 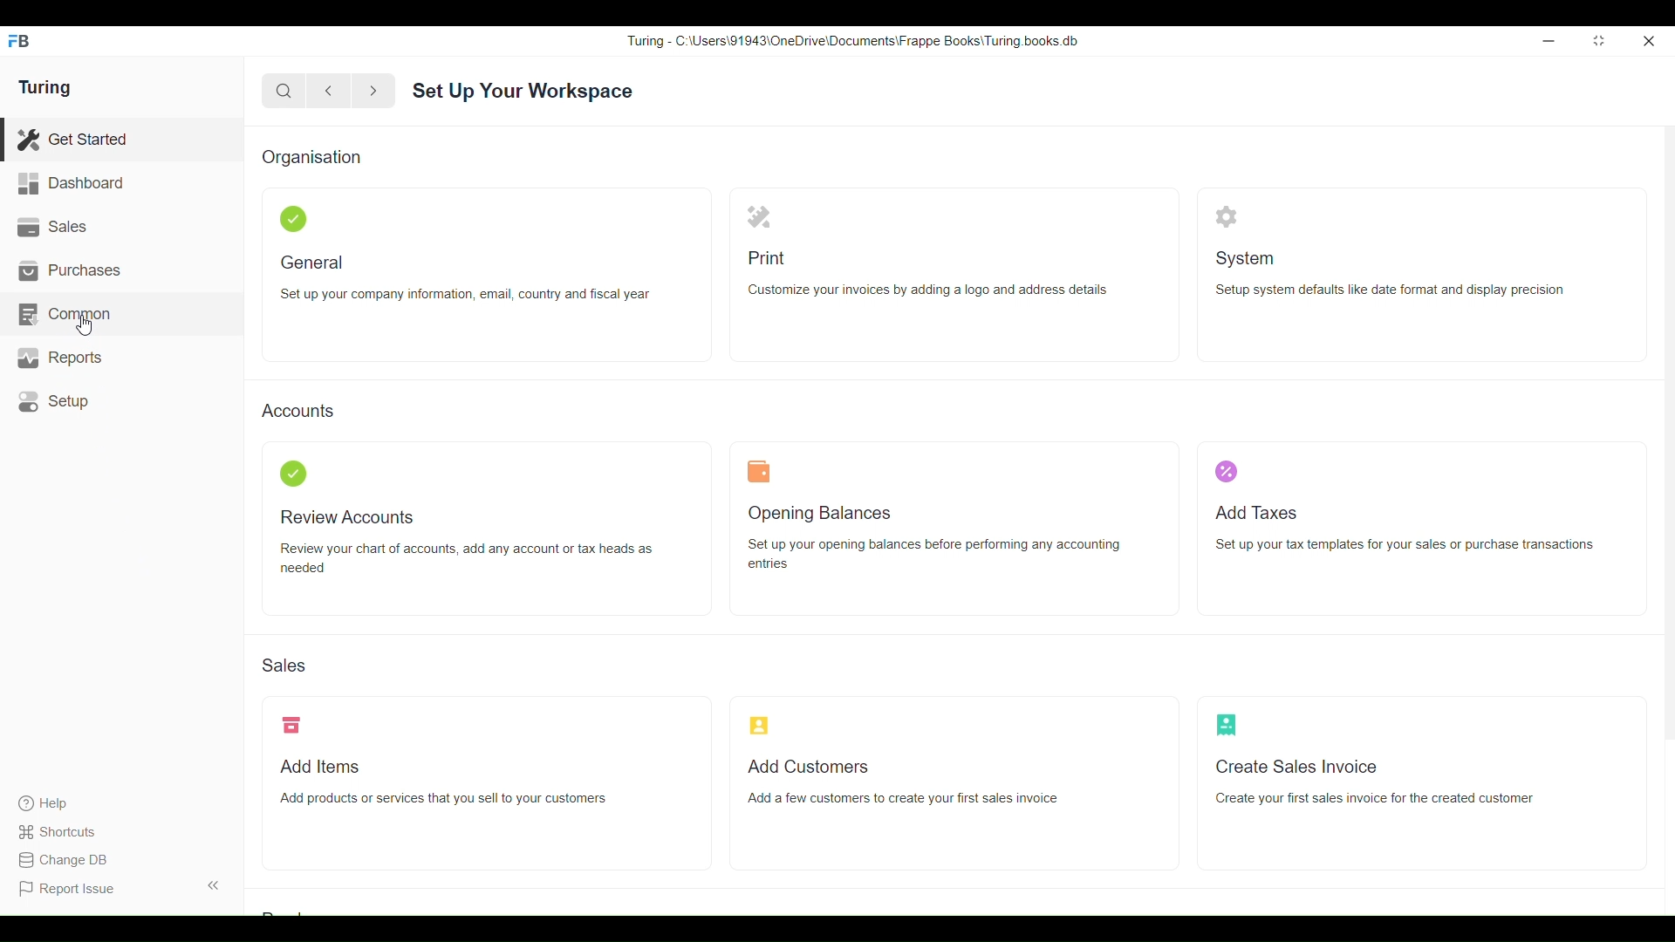 I want to click on Add Items Add products or services that you sell to your customers, so click(x=445, y=782).